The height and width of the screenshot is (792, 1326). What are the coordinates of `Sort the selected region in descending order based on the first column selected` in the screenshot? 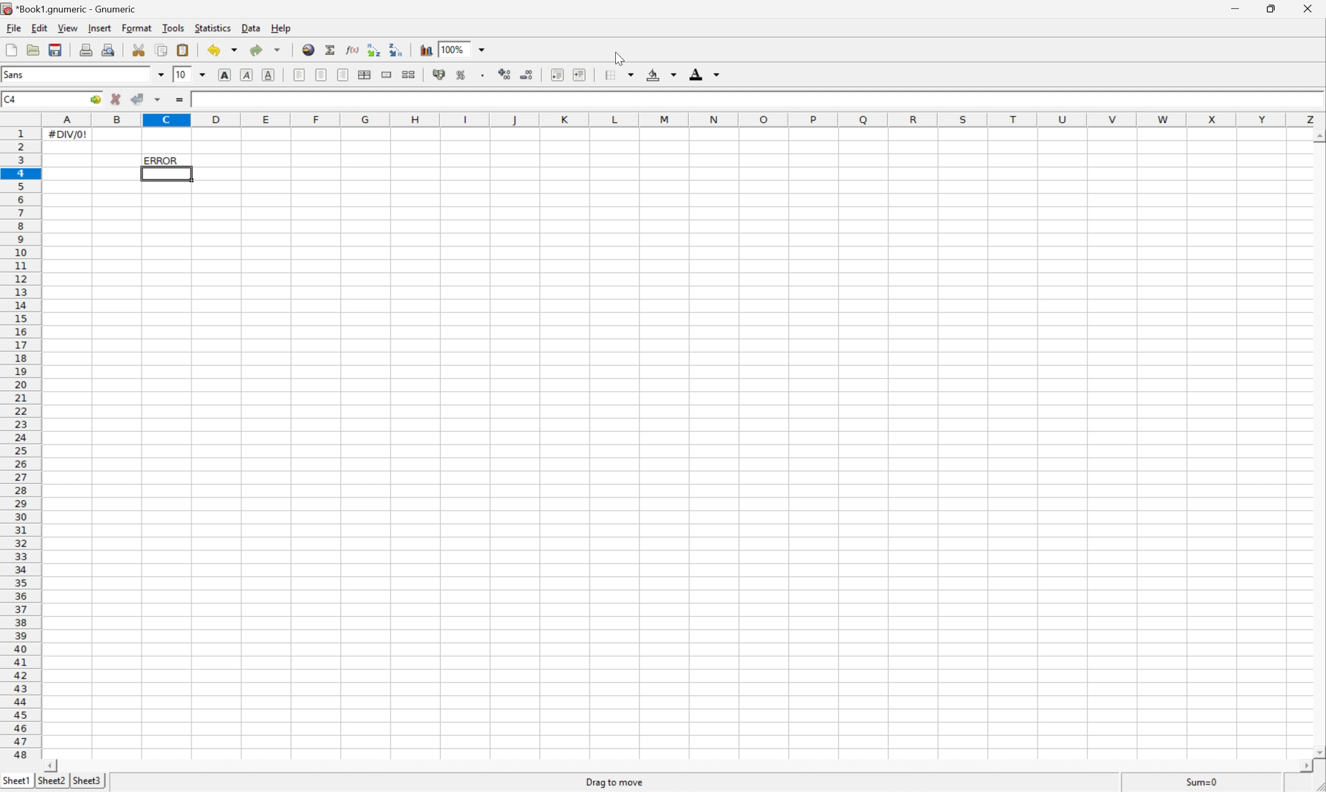 It's located at (397, 50).